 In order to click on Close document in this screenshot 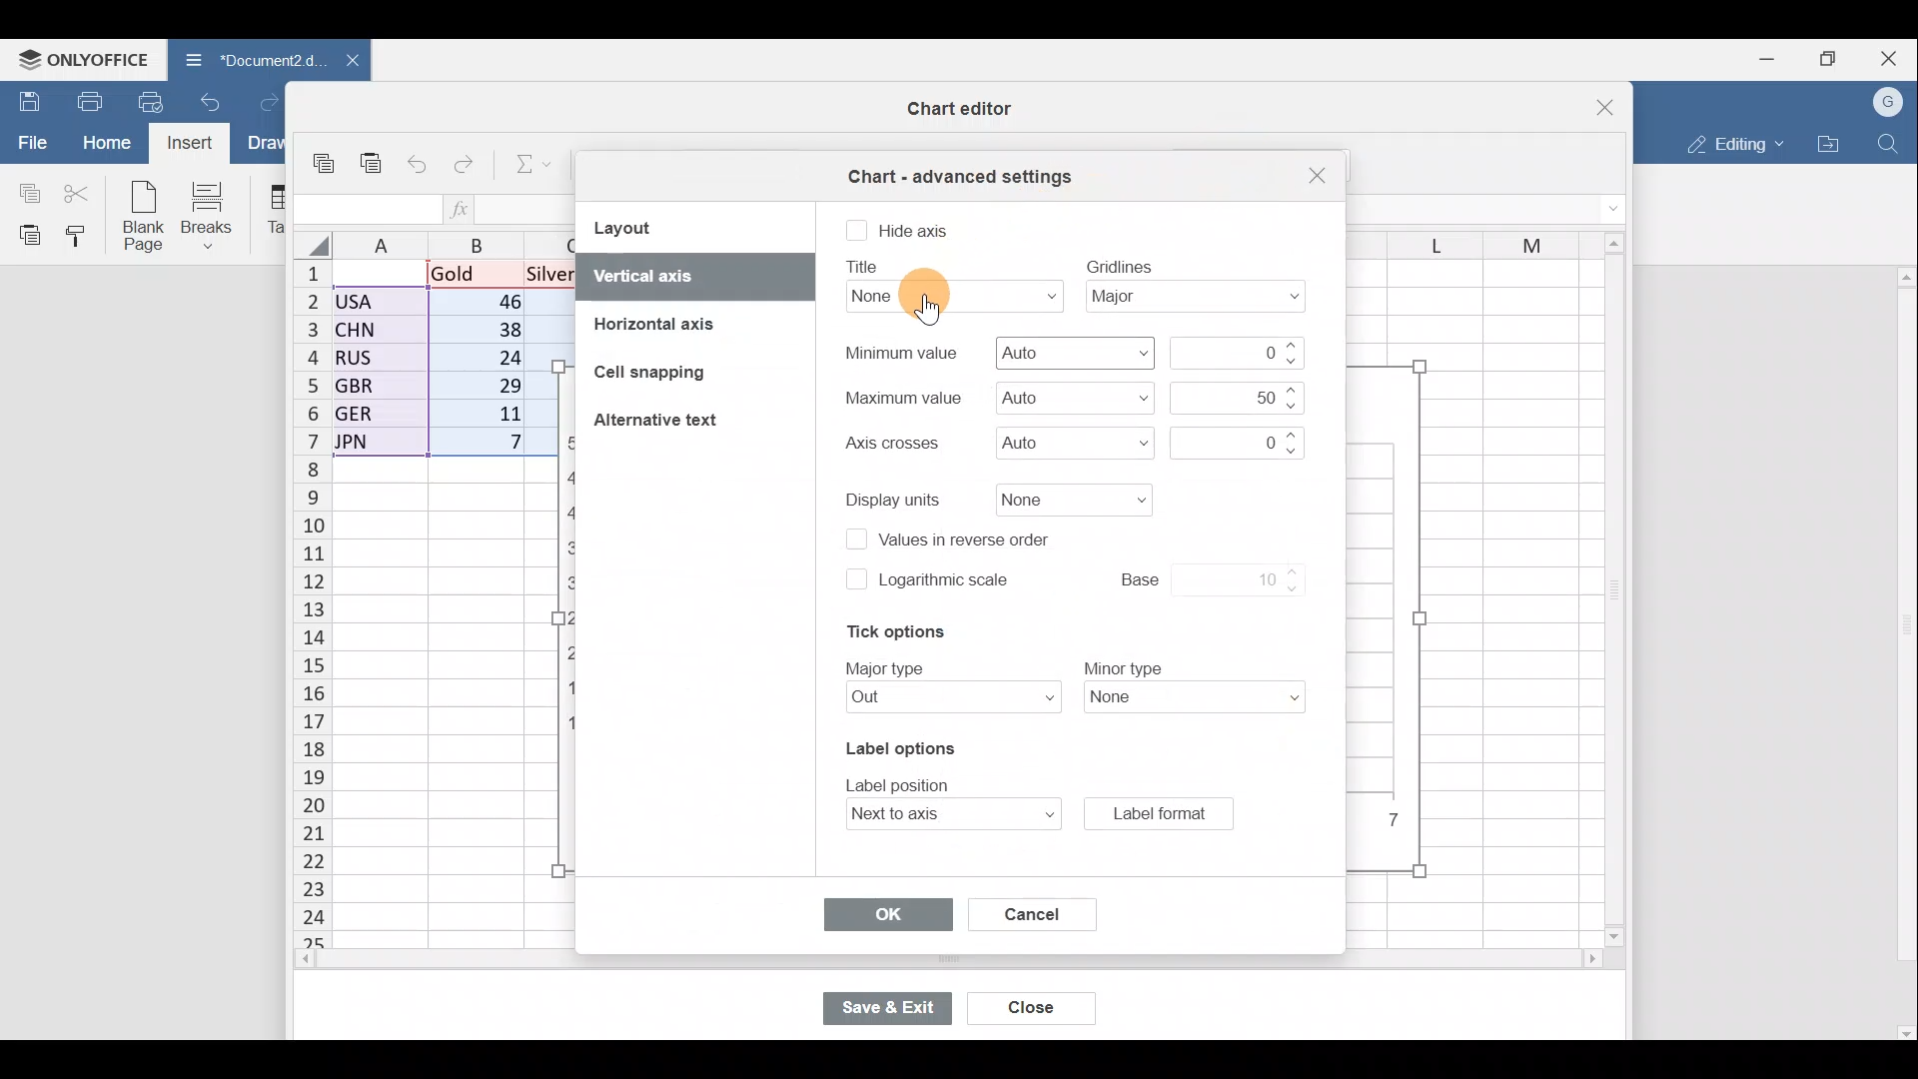, I will do `click(342, 62)`.